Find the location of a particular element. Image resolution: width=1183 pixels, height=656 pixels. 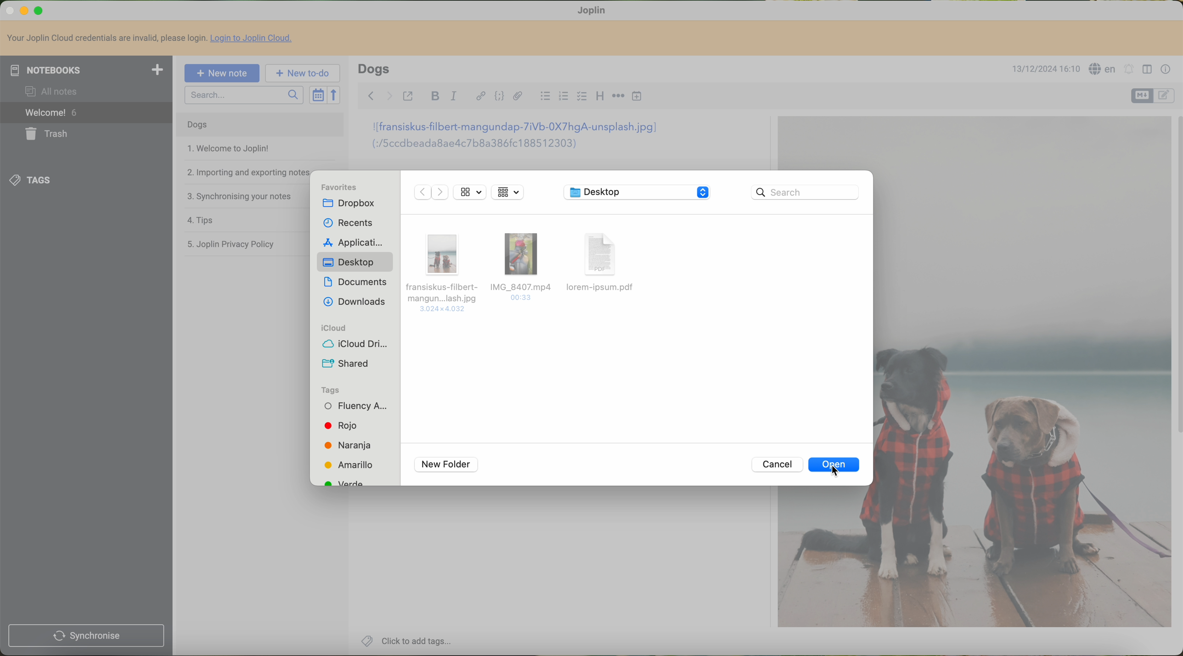

dogs note is located at coordinates (196, 125).